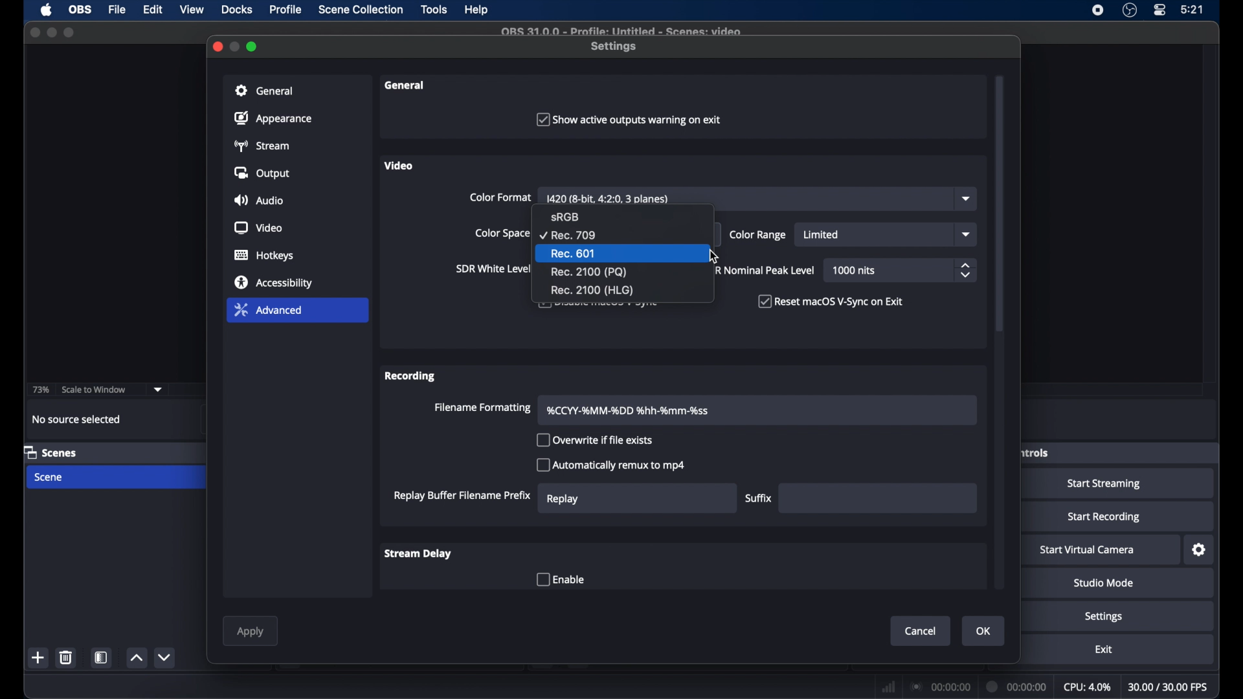 The image size is (1243, 699). What do you see at coordinates (1086, 687) in the screenshot?
I see `cpu` at bounding box center [1086, 687].